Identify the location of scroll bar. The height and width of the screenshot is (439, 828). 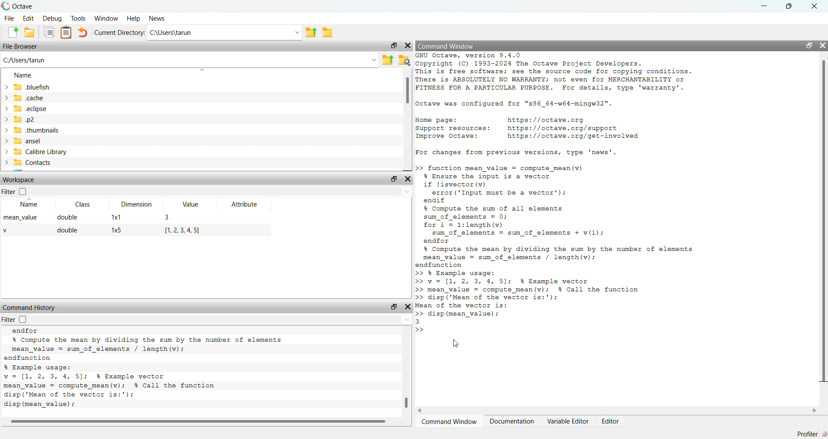
(201, 421).